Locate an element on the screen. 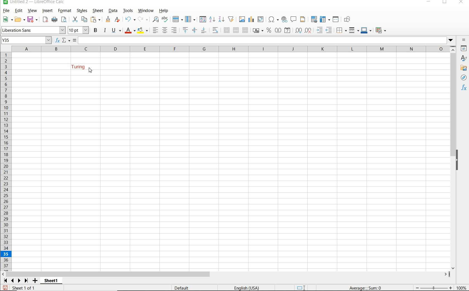  BACKGROUND COLOR is located at coordinates (142, 31).